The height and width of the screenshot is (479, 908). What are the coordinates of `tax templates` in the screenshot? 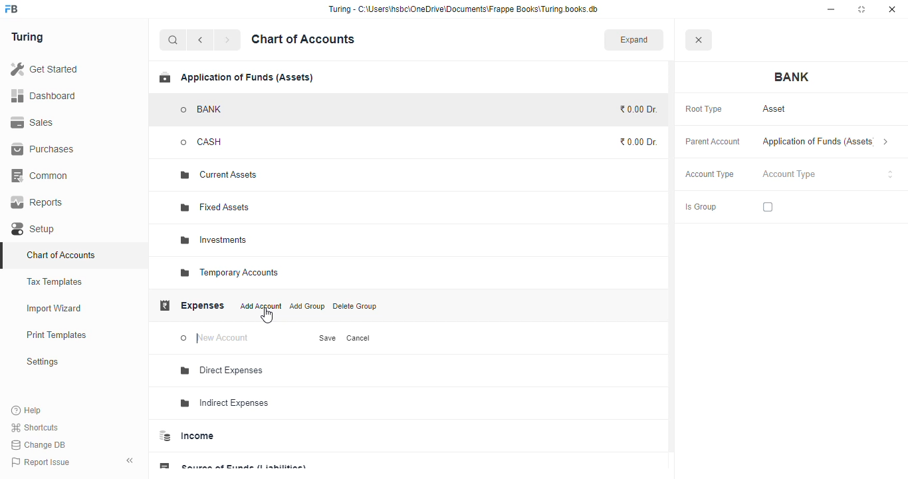 It's located at (55, 281).